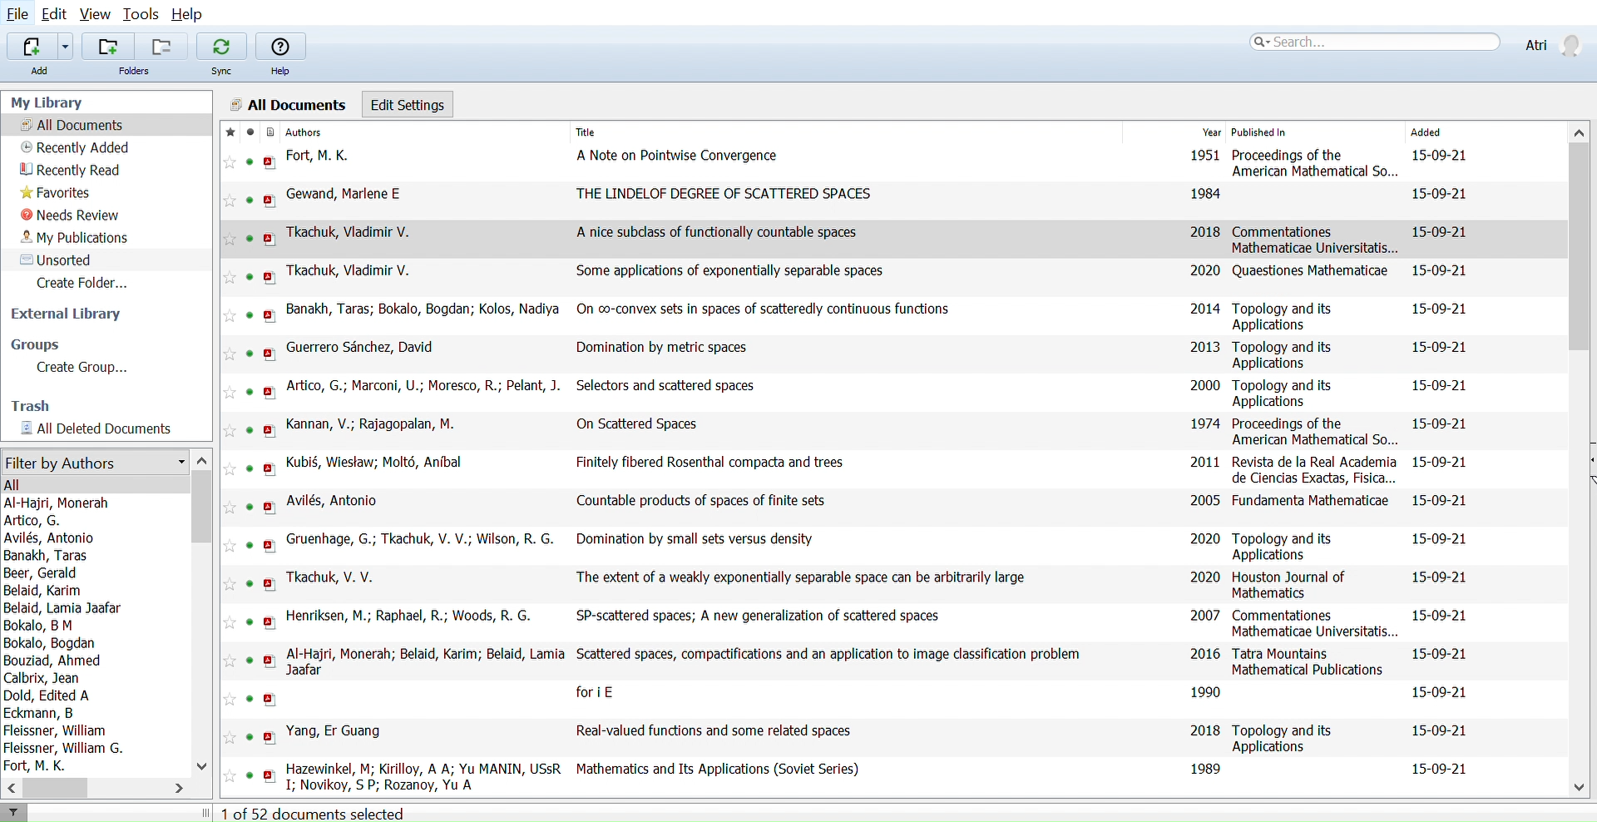 This screenshot has height=822, width=1597. I want to click on Tools, so click(142, 15).